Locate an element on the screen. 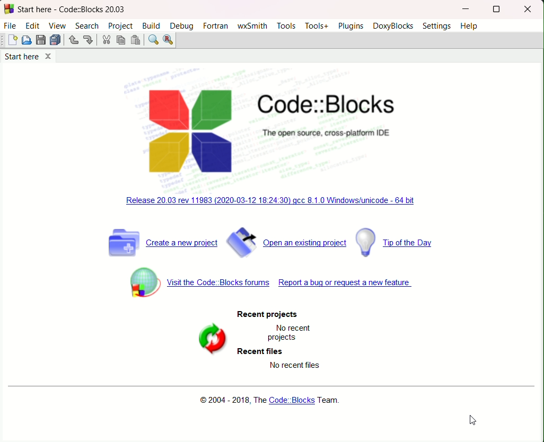 The width and height of the screenshot is (544, 442). view is located at coordinates (57, 26).